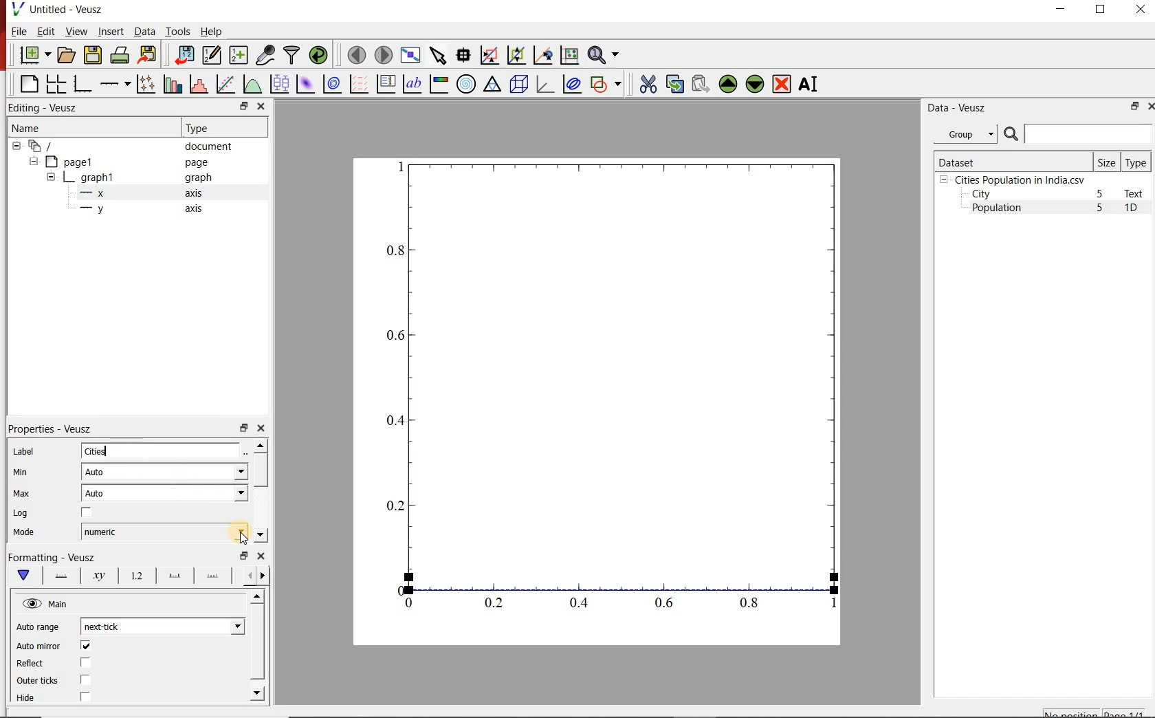  Describe the element at coordinates (197, 84) in the screenshot. I see `histogram of a dataset` at that location.